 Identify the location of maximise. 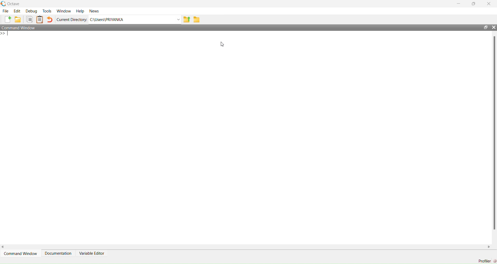
(474, 4).